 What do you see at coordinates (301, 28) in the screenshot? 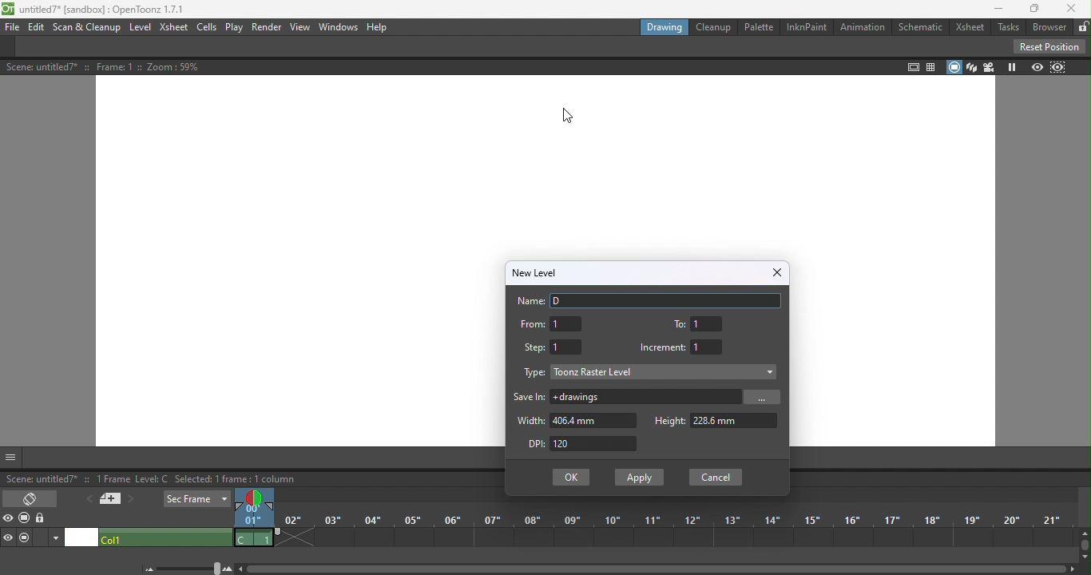
I see `View` at bounding box center [301, 28].